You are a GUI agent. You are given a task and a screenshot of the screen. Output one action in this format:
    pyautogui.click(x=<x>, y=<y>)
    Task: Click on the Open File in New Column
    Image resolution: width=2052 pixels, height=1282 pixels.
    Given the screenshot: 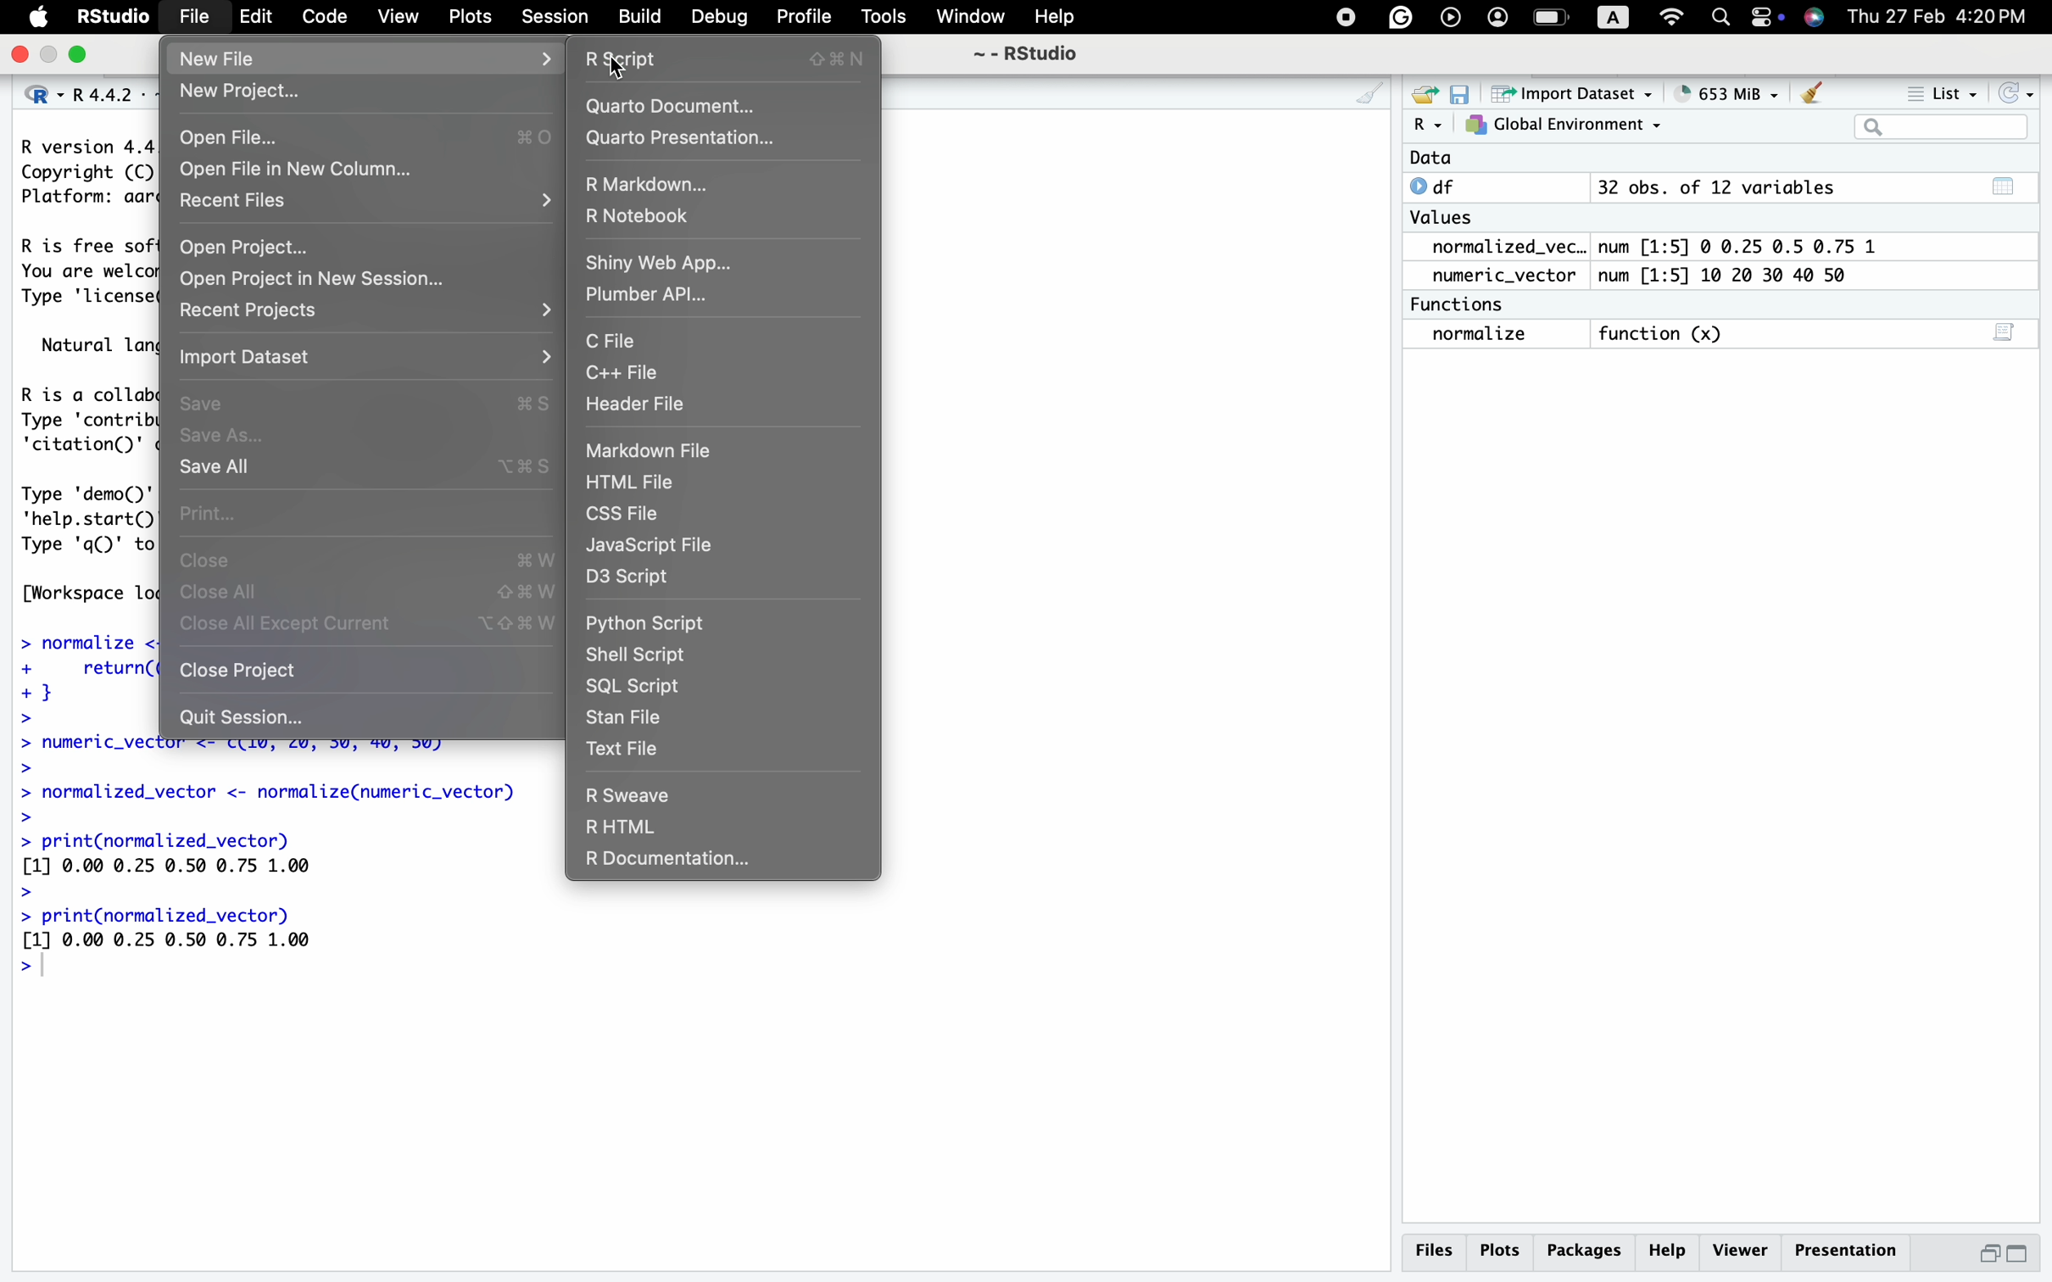 What is the action you would take?
    pyautogui.click(x=308, y=173)
    